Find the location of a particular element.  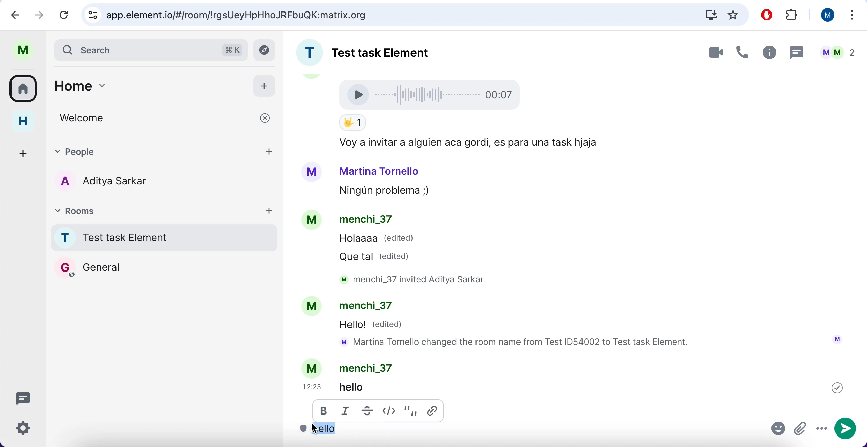

explore rooms is located at coordinates (266, 50).